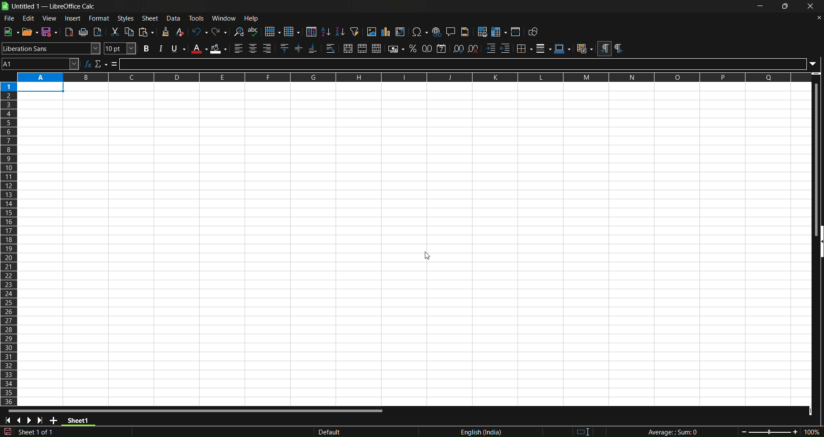 This screenshot has height=437, width=824. Describe the element at coordinates (29, 18) in the screenshot. I see `edit` at that location.